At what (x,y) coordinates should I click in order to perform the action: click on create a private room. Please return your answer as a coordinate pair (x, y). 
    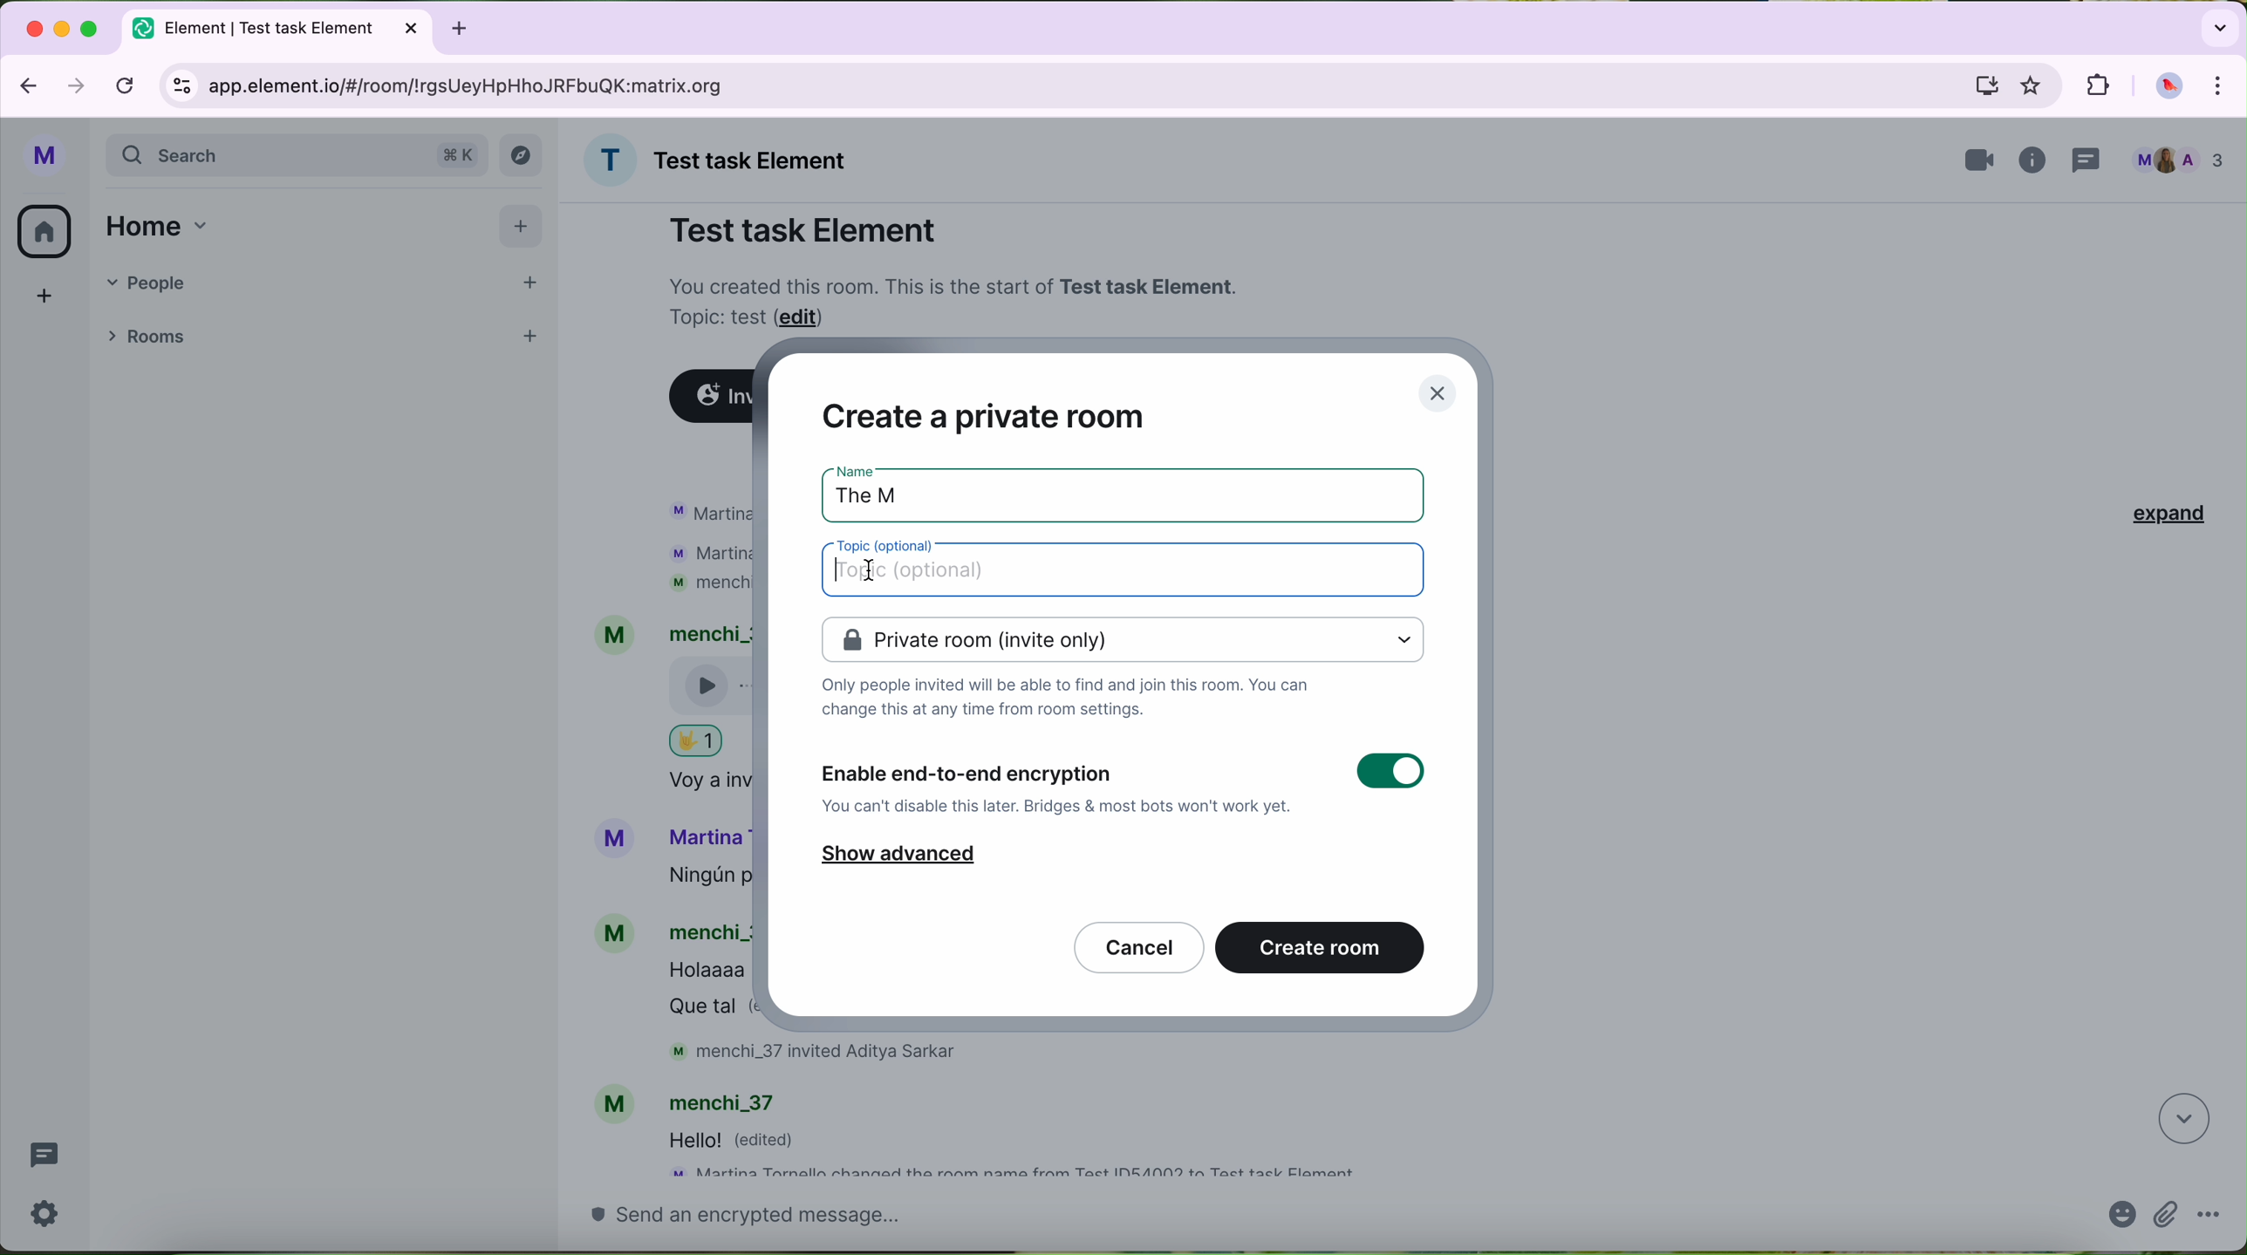
    Looking at the image, I should click on (983, 414).